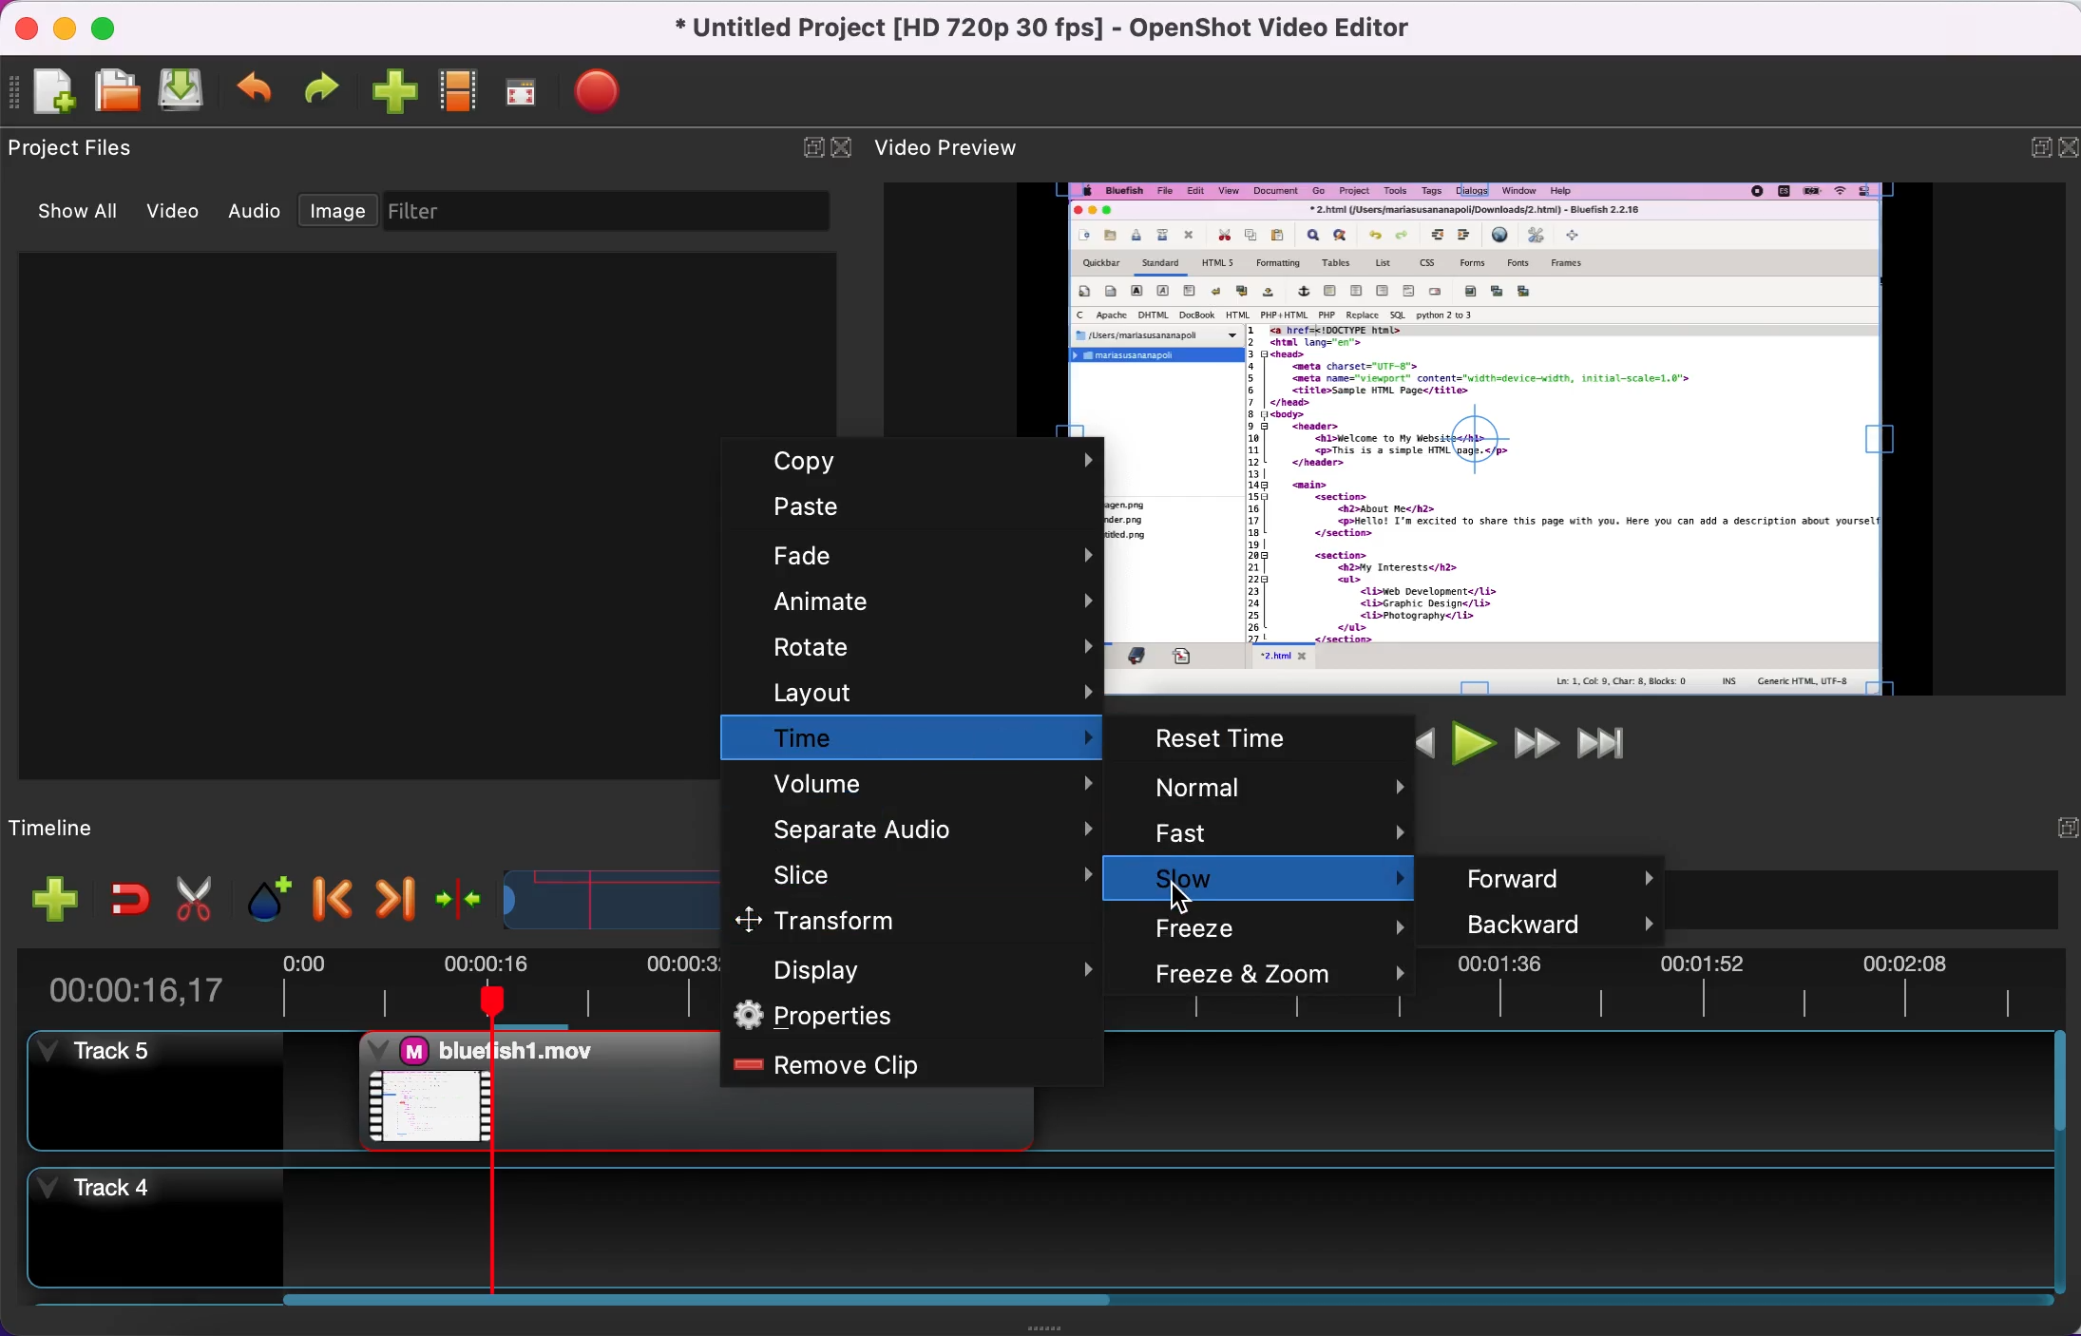 The width and height of the screenshot is (2081, 1336). I want to click on export video, so click(610, 89).